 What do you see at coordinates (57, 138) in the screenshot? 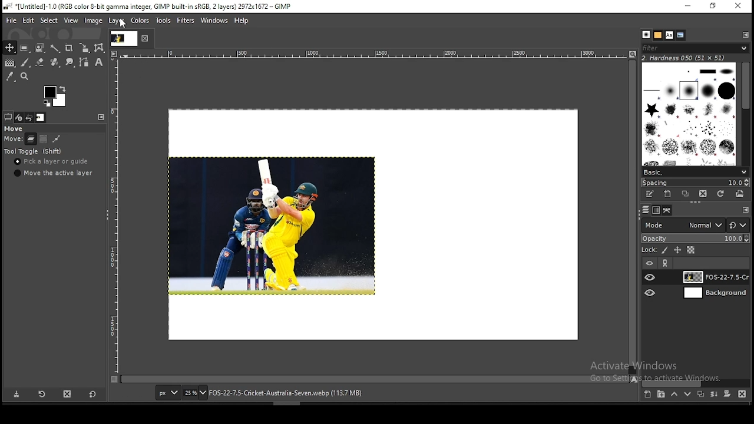
I see `move paths` at bounding box center [57, 138].